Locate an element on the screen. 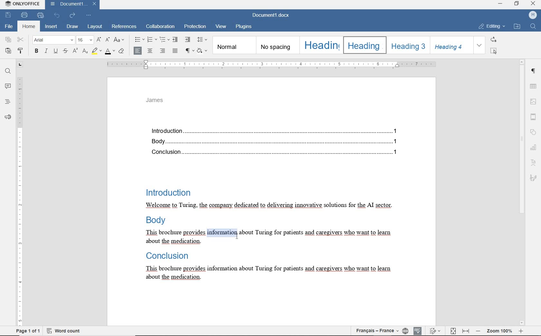  COMMENTS is located at coordinates (7, 86).